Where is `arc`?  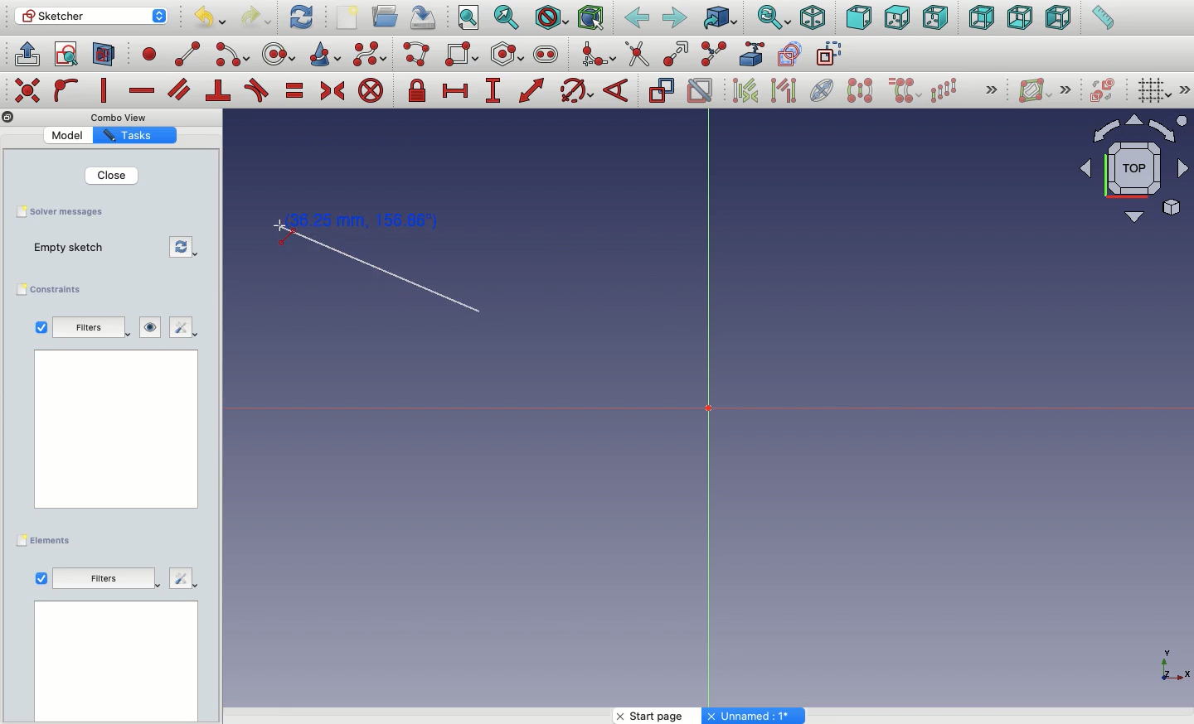
arc is located at coordinates (233, 55).